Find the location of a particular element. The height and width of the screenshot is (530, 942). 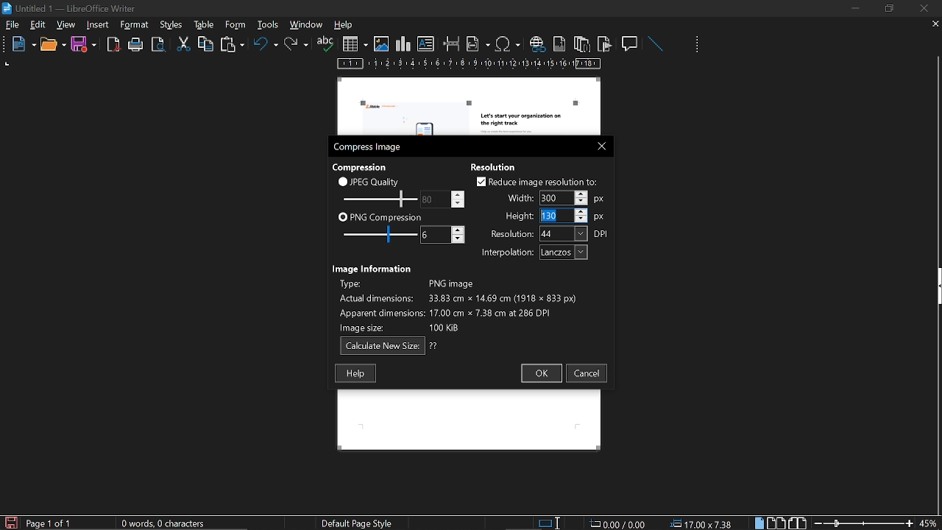

resolution is located at coordinates (550, 233).